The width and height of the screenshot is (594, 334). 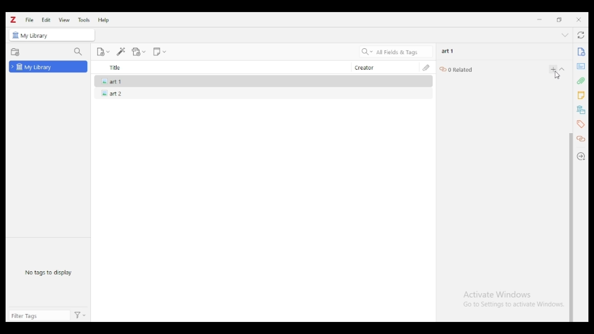 I want to click on cursor, so click(x=557, y=76).